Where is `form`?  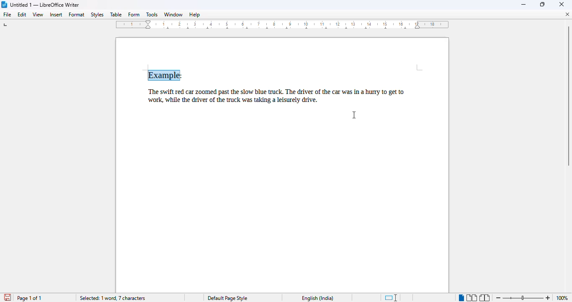
form is located at coordinates (134, 15).